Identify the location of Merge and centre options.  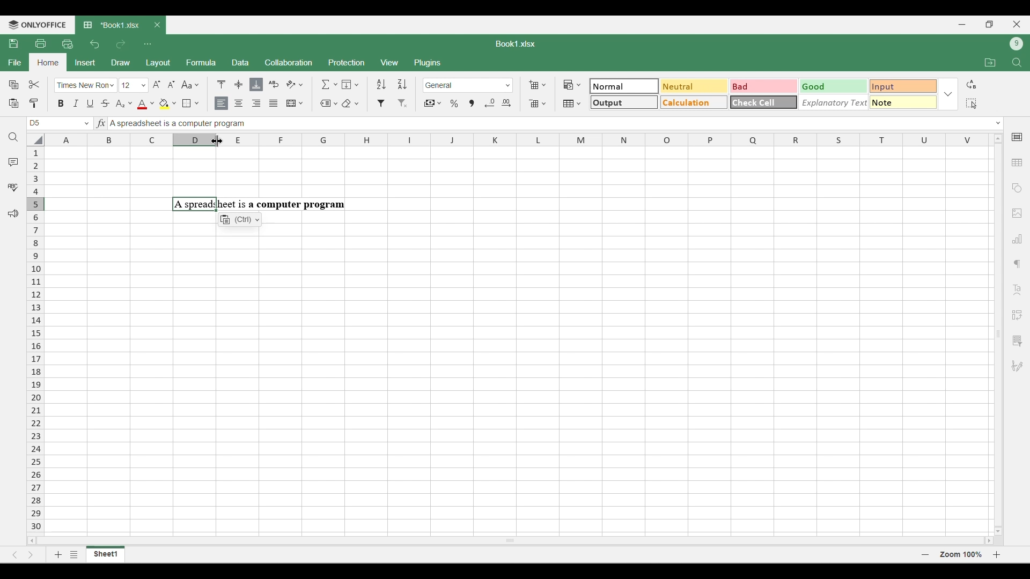
(295, 103).